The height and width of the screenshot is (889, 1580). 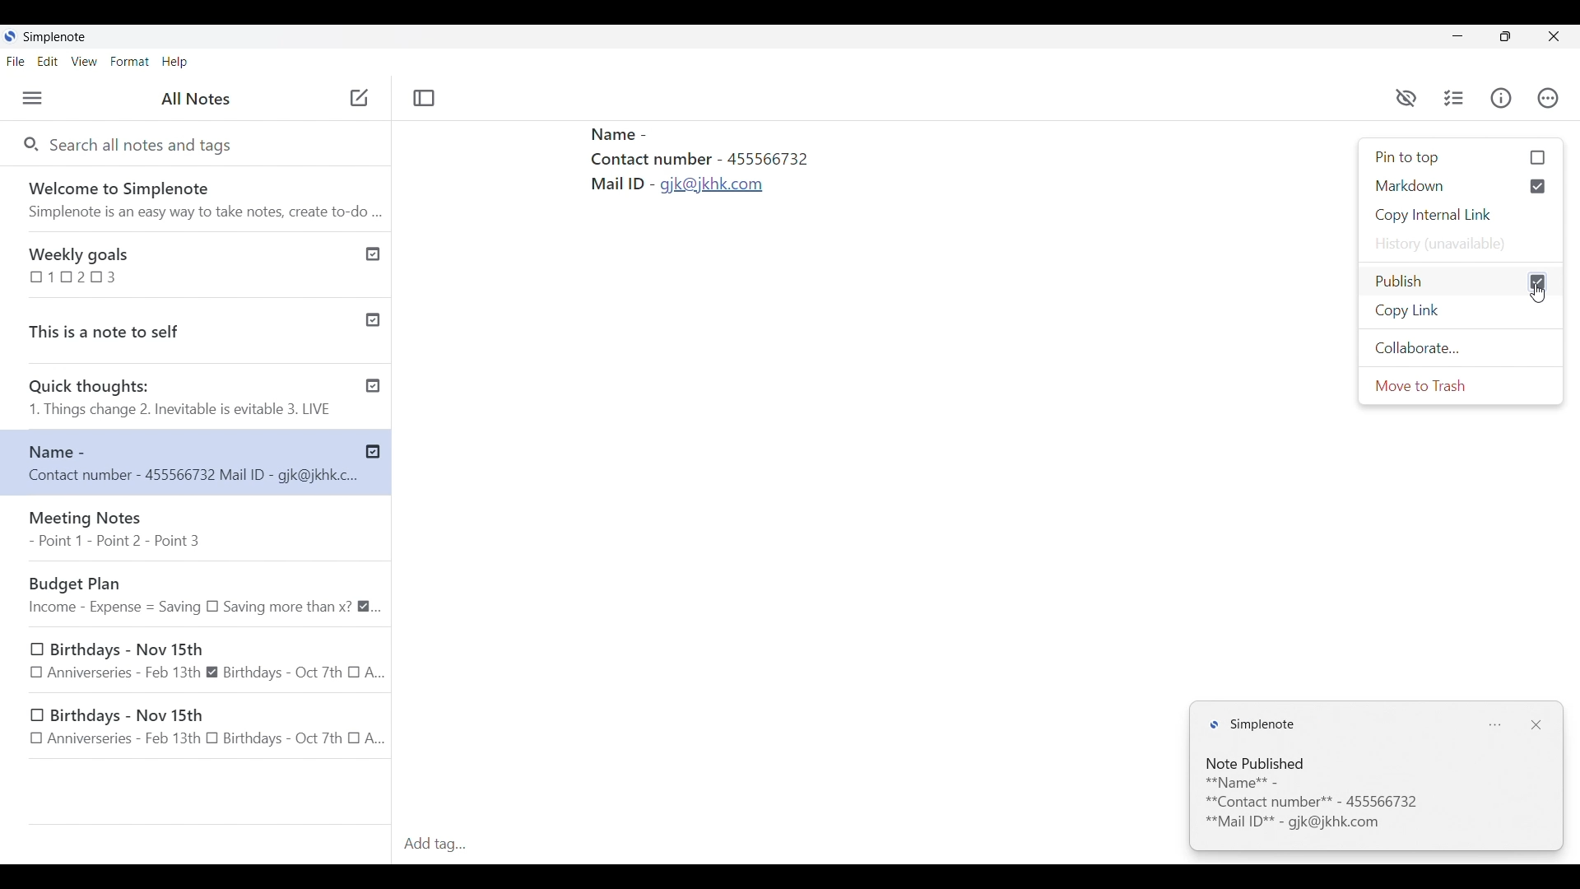 I want to click on Menu, so click(x=32, y=98).